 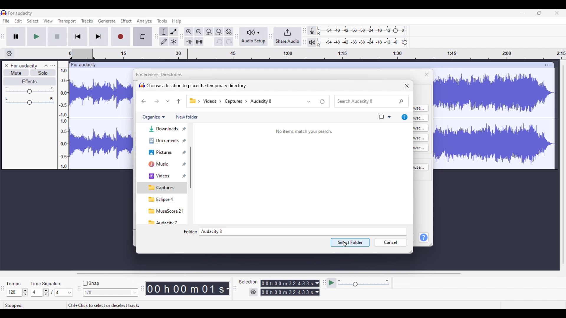 I want to click on Transport menu, so click(x=67, y=21).